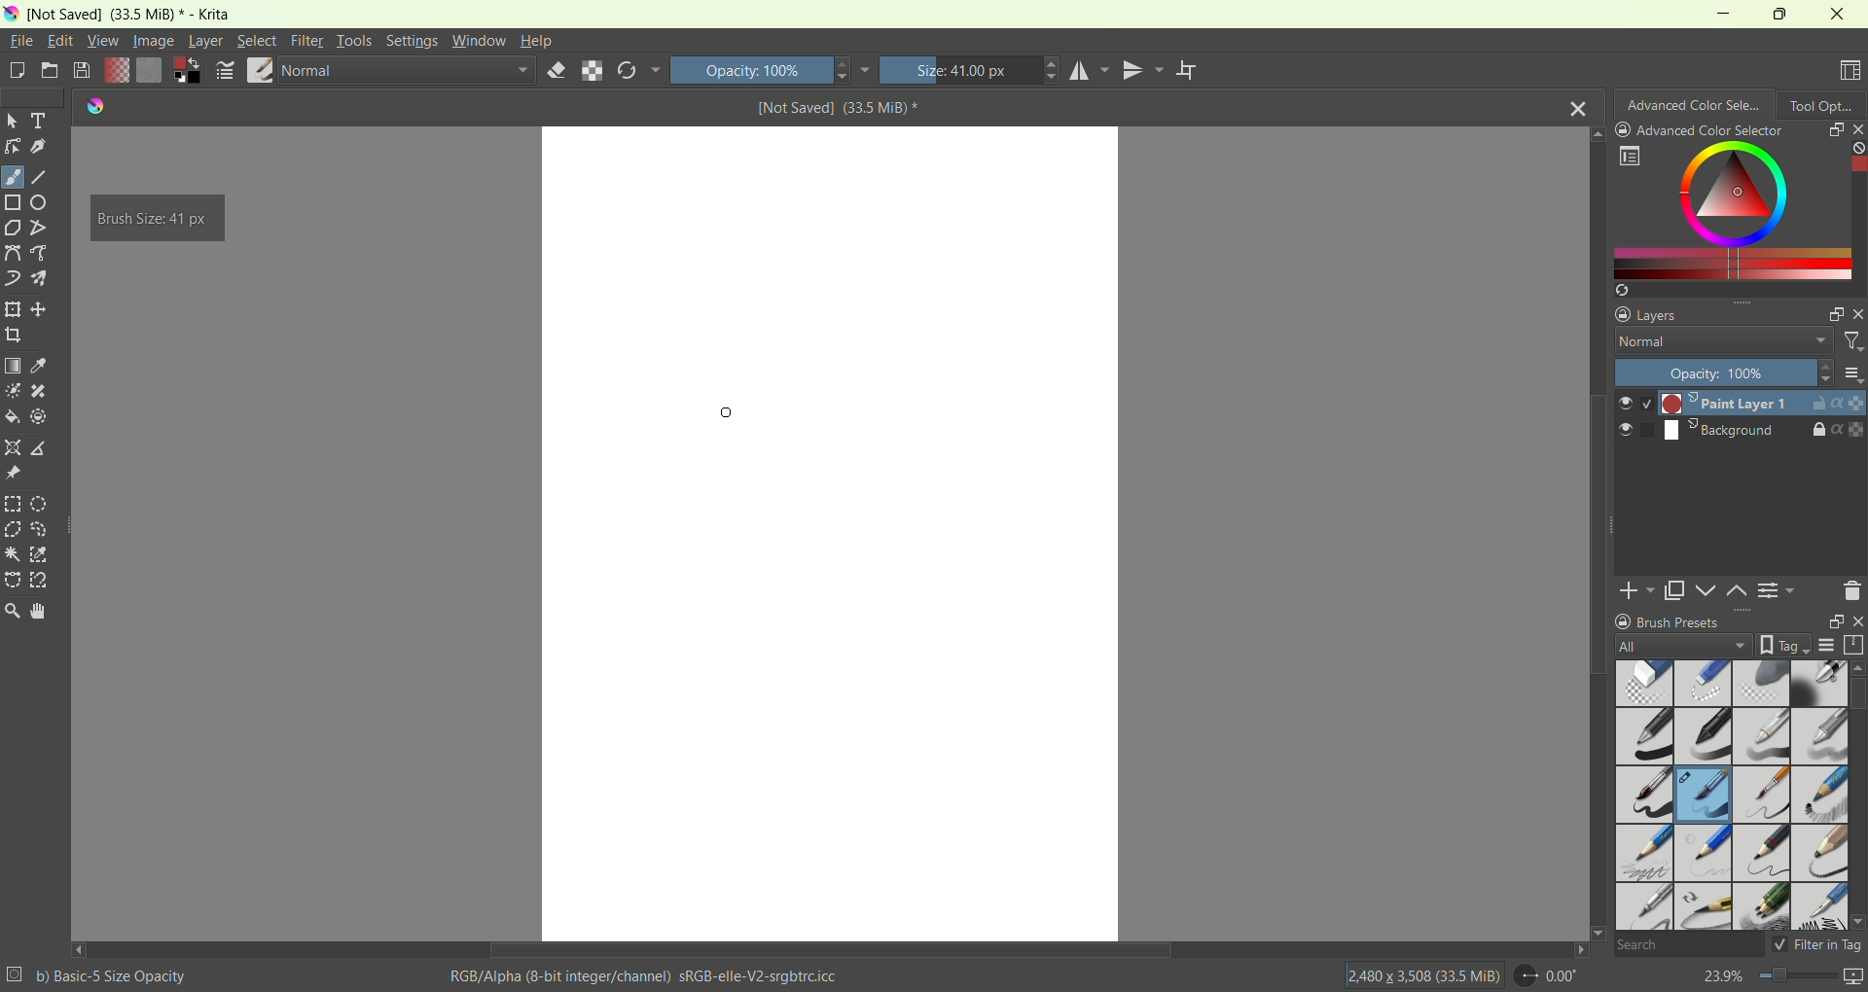 The image size is (1868, 992). What do you see at coordinates (1817, 944) in the screenshot?
I see `filter in tag` at bounding box center [1817, 944].